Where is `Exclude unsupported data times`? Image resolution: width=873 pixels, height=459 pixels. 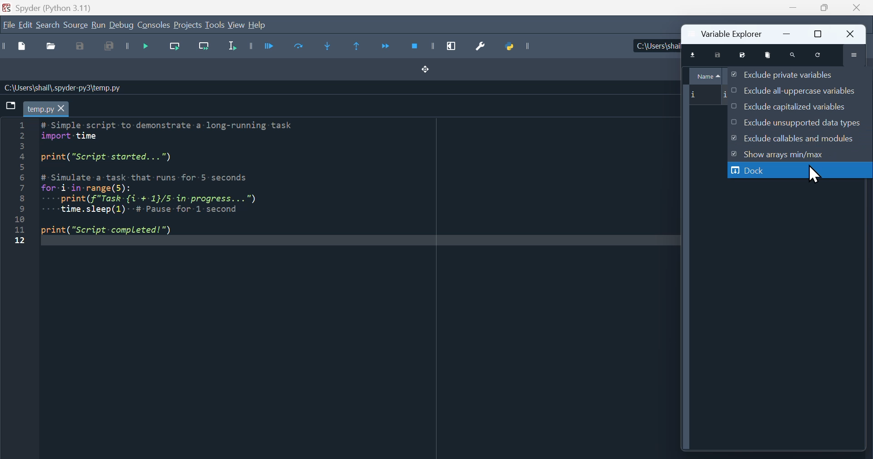 Exclude unsupported data times is located at coordinates (797, 122).